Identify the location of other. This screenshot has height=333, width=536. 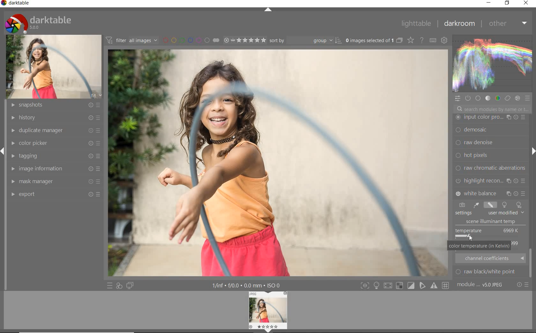
(508, 23).